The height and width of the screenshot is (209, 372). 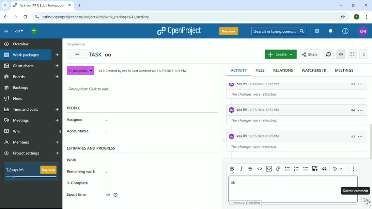 What do you see at coordinates (352, 85) in the screenshot?
I see `#2` at bounding box center [352, 85].